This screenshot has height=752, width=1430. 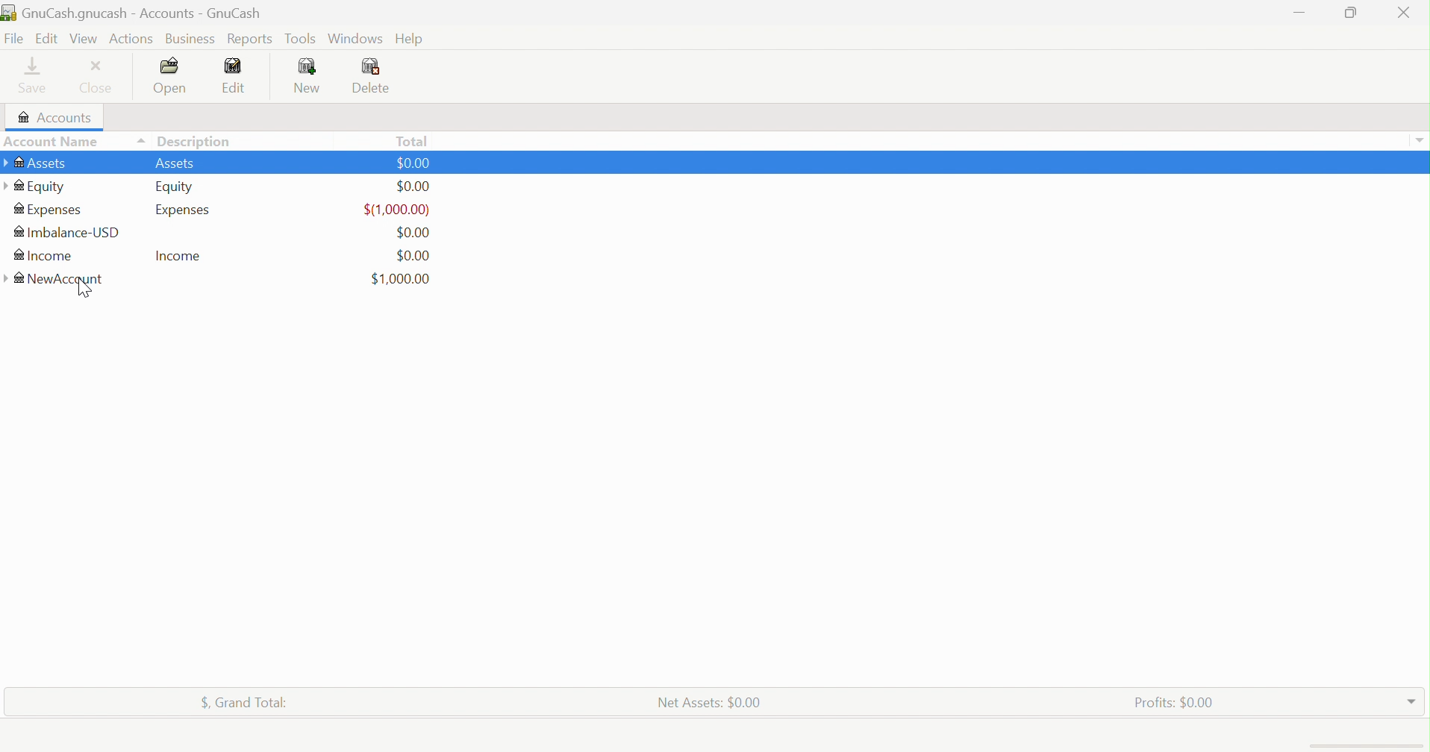 What do you see at coordinates (240, 75) in the screenshot?
I see `Edit` at bounding box center [240, 75].